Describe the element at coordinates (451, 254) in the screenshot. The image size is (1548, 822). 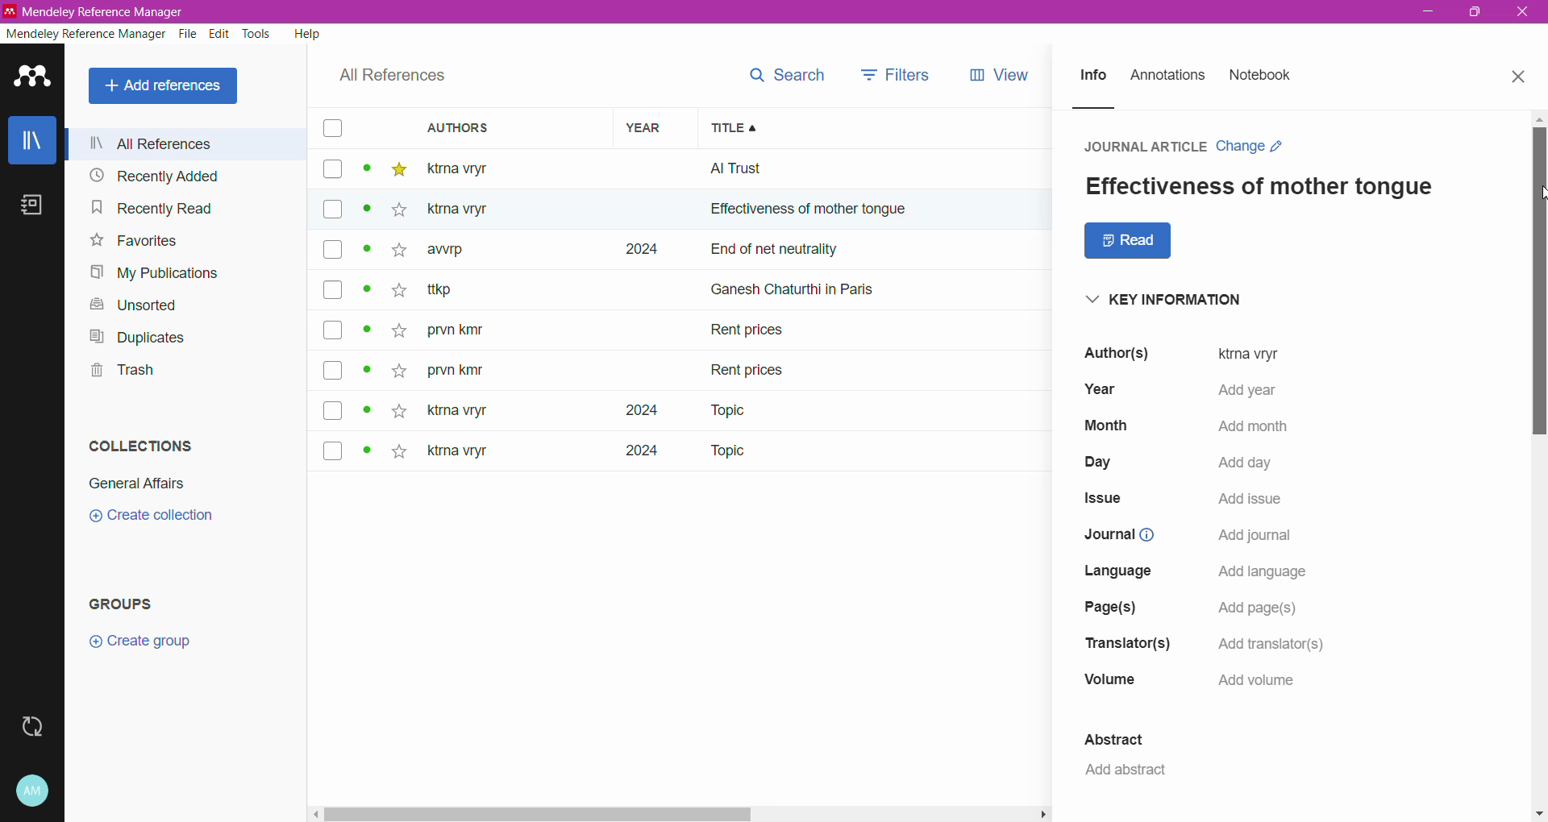
I see `awrp` at that location.